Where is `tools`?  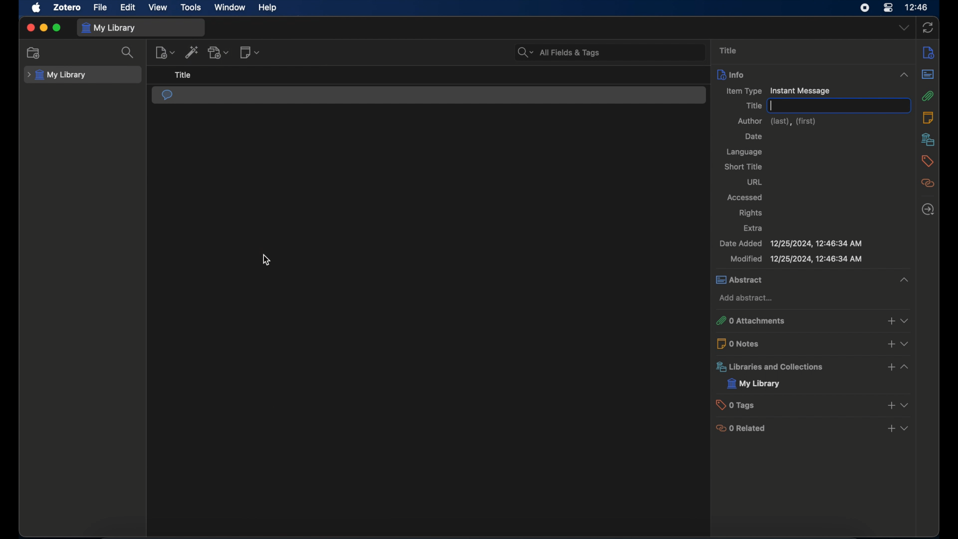
tools is located at coordinates (191, 7).